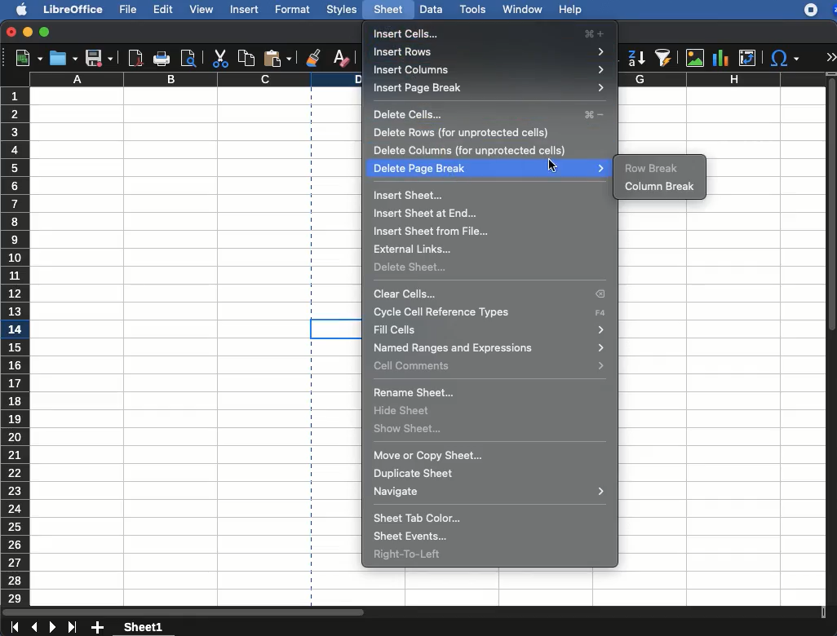 Image resolution: width=837 pixels, height=636 pixels. What do you see at coordinates (410, 196) in the screenshot?
I see `insert sheet` at bounding box center [410, 196].